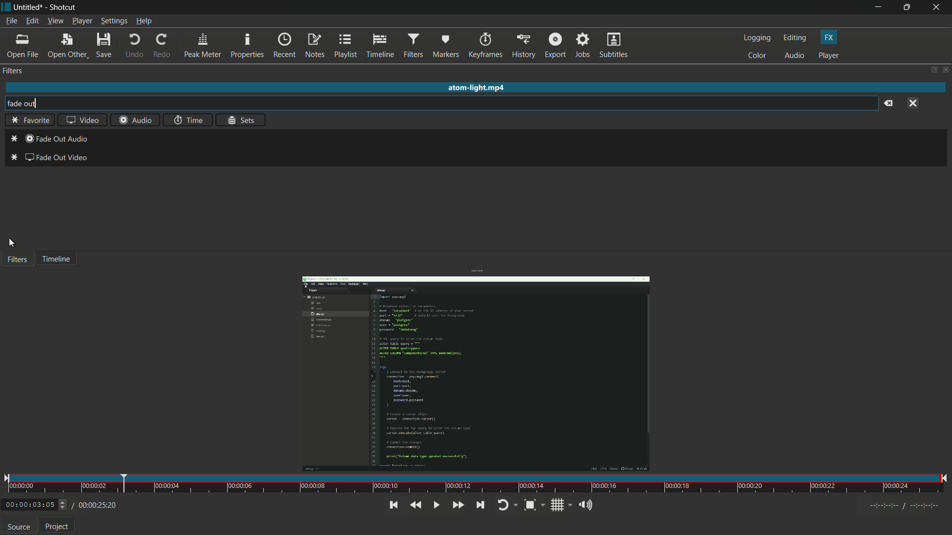 This screenshot has width=952, height=535. What do you see at coordinates (163, 46) in the screenshot?
I see `redo` at bounding box center [163, 46].